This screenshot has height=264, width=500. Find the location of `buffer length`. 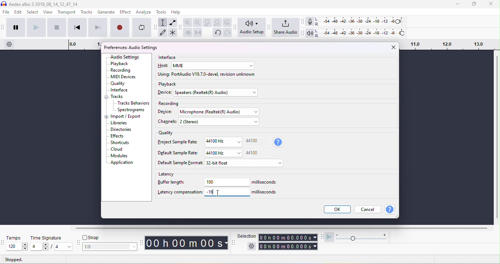

buffer length is located at coordinates (172, 182).